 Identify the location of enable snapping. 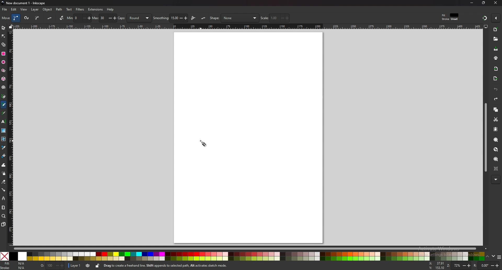
(495, 18).